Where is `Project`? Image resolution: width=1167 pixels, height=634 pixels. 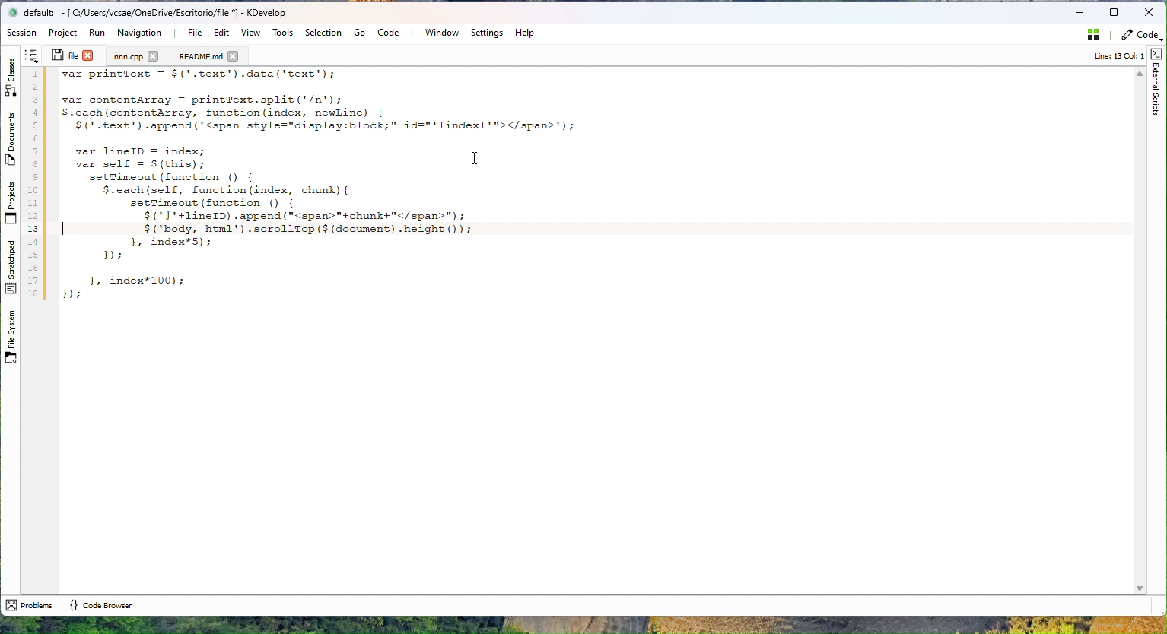
Project is located at coordinates (129, 56).